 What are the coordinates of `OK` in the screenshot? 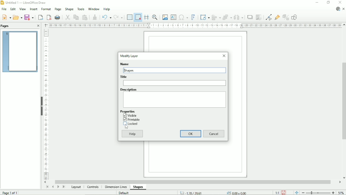 It's located at (191, 133).